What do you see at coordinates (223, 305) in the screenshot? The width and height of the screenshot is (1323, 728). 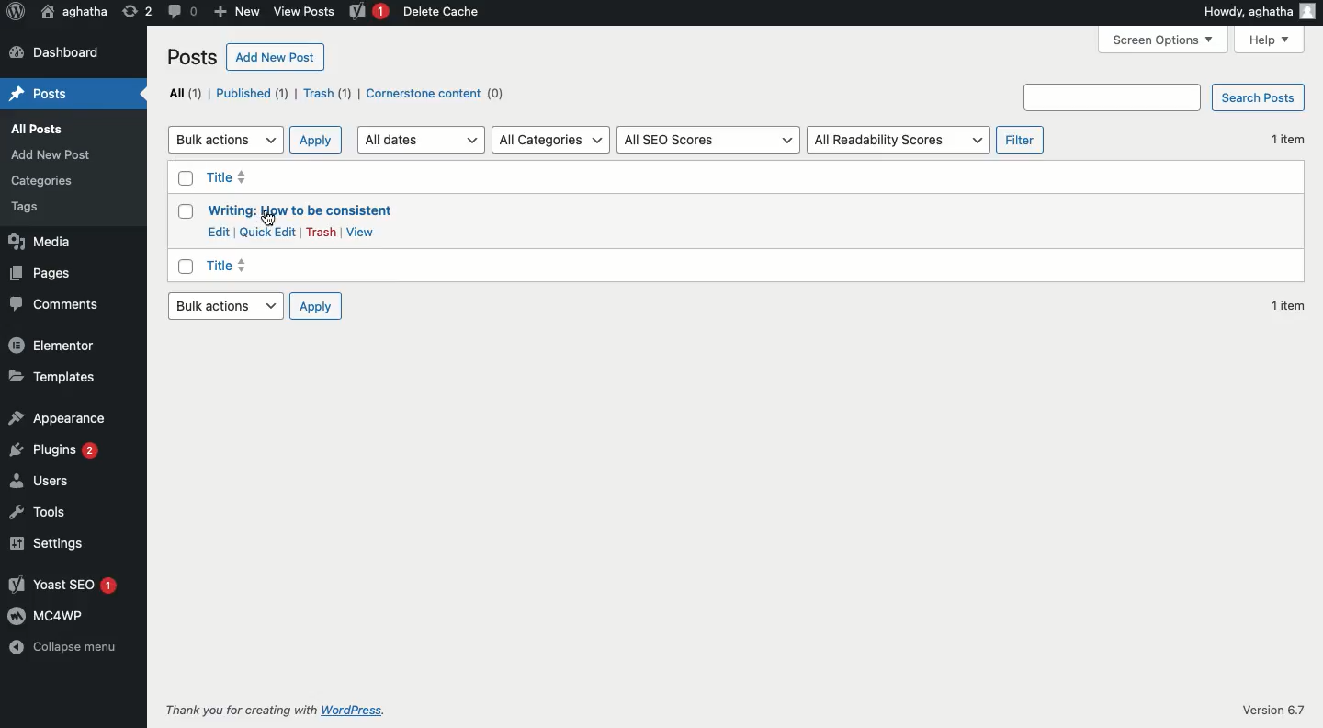 I see `Bulk actions` at bounding box center [223, 305].